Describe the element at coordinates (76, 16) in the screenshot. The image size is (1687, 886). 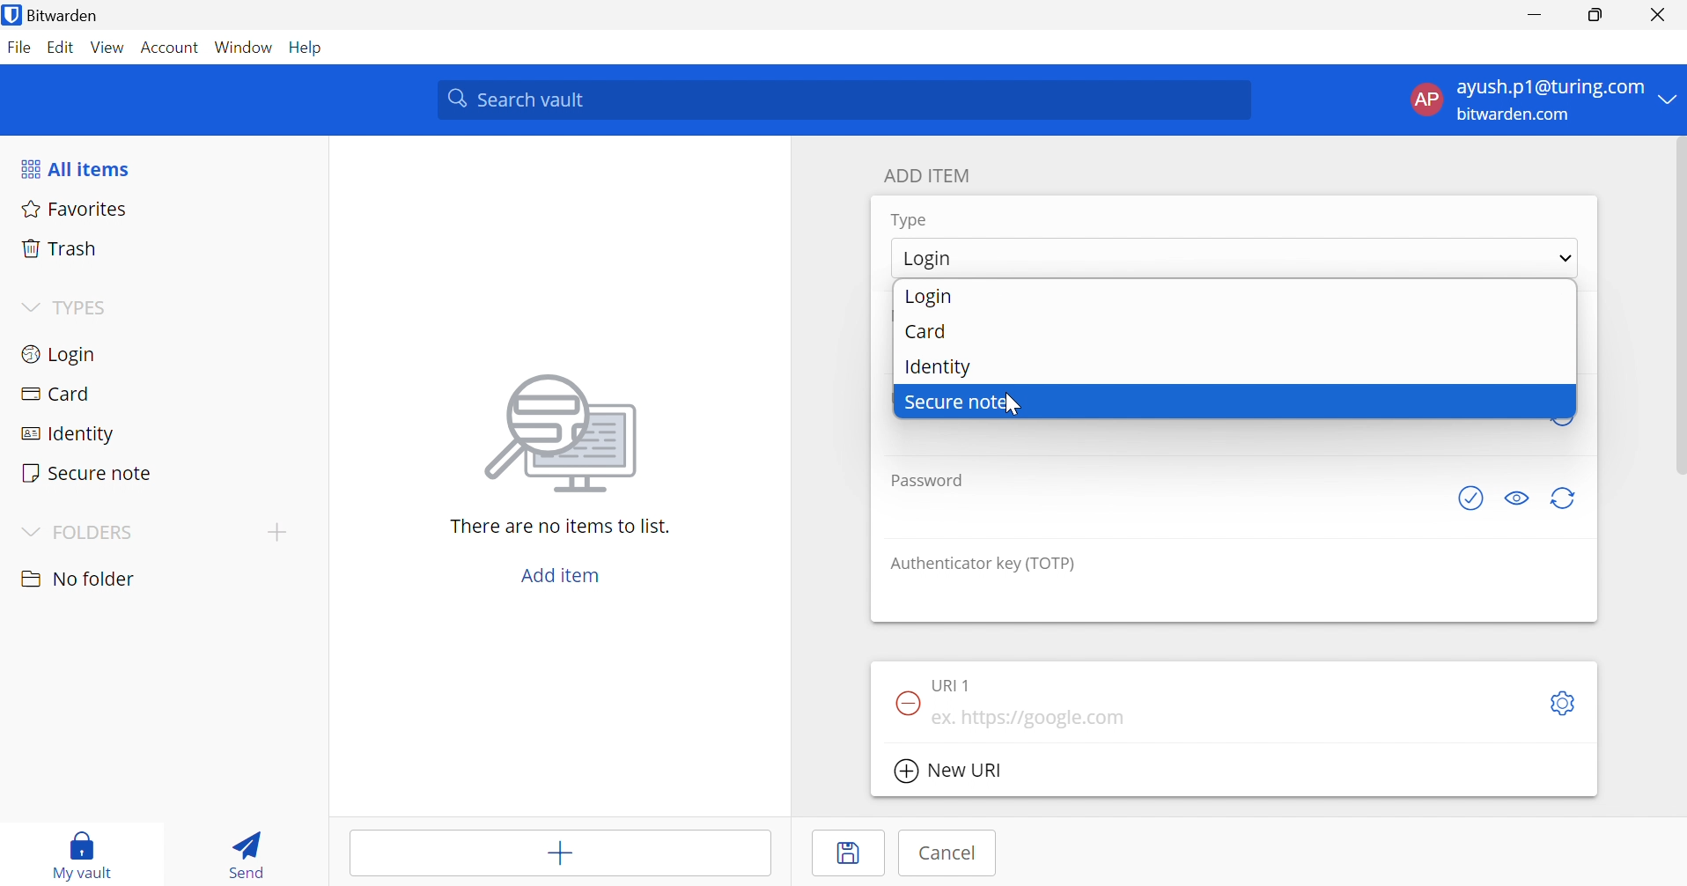
I see `Bitwarden` at that location.